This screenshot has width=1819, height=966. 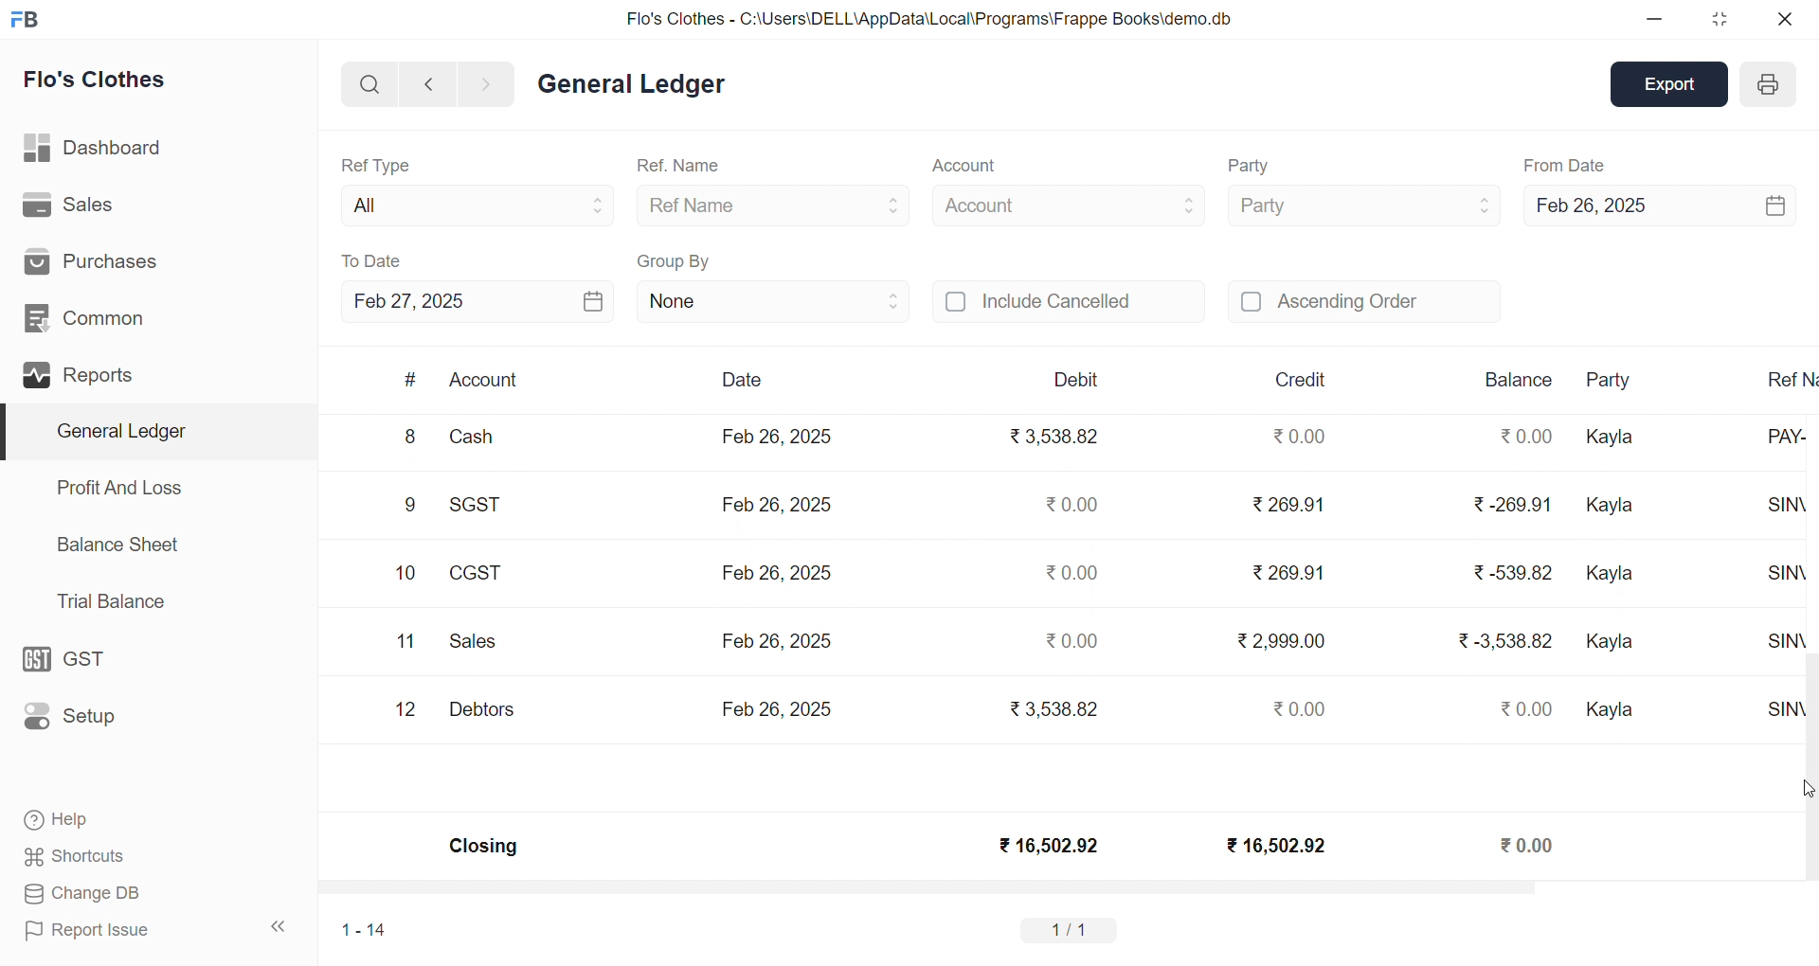 I want to click on SEARCH, so click(x=368, y=82).